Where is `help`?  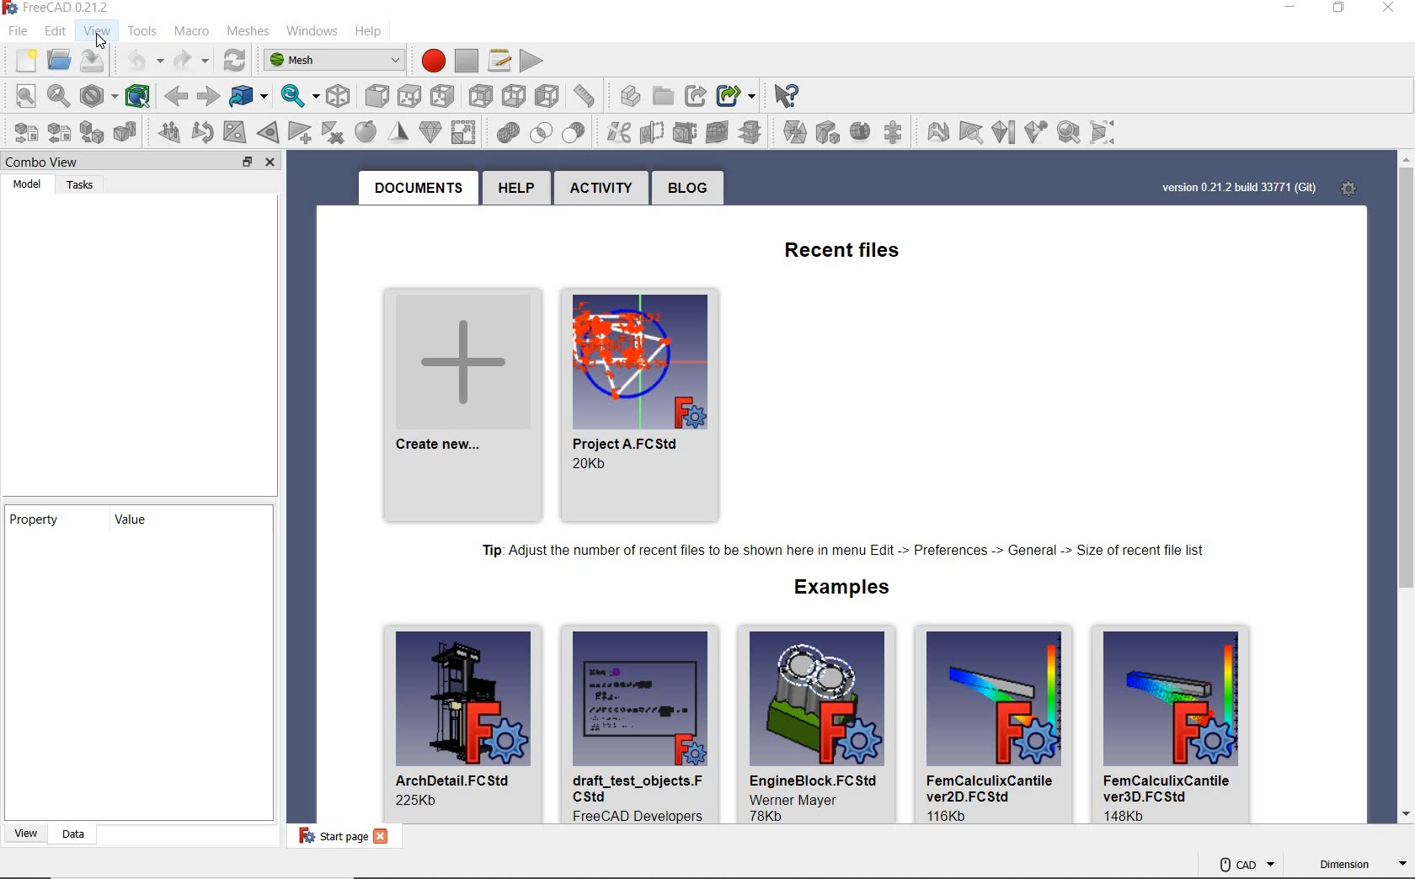
help is located at coordinates (382, 29).